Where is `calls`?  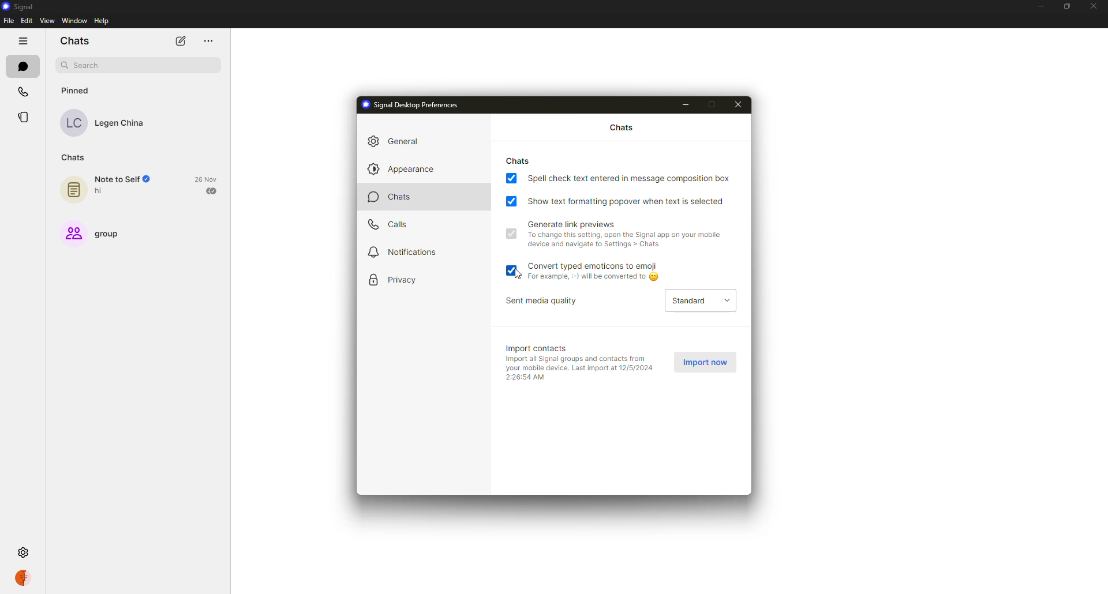 calls is located at coordinates (388, 225).